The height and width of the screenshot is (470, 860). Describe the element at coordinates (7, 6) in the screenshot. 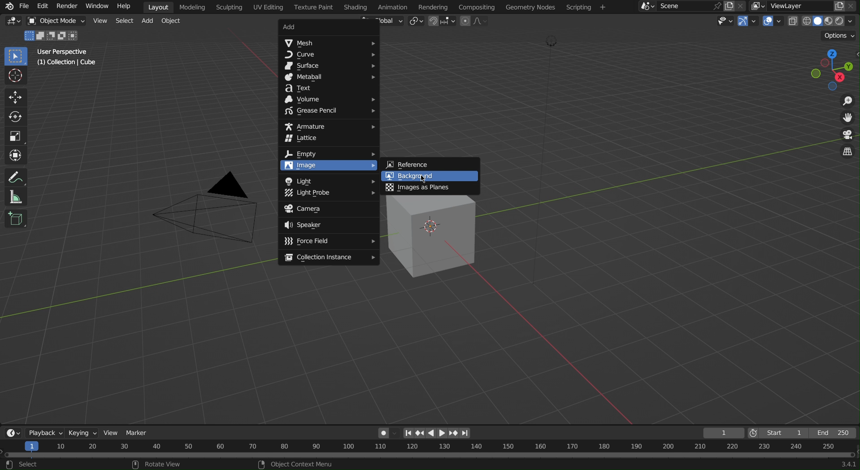

I see `Blender` at that location.